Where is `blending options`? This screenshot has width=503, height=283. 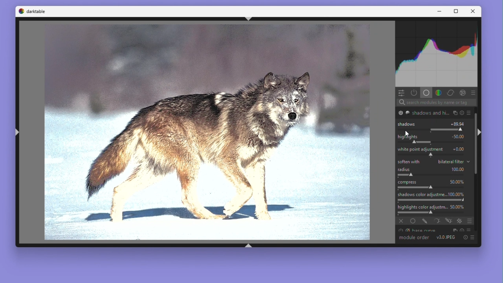 blending options is located at coordinates (468, 221).